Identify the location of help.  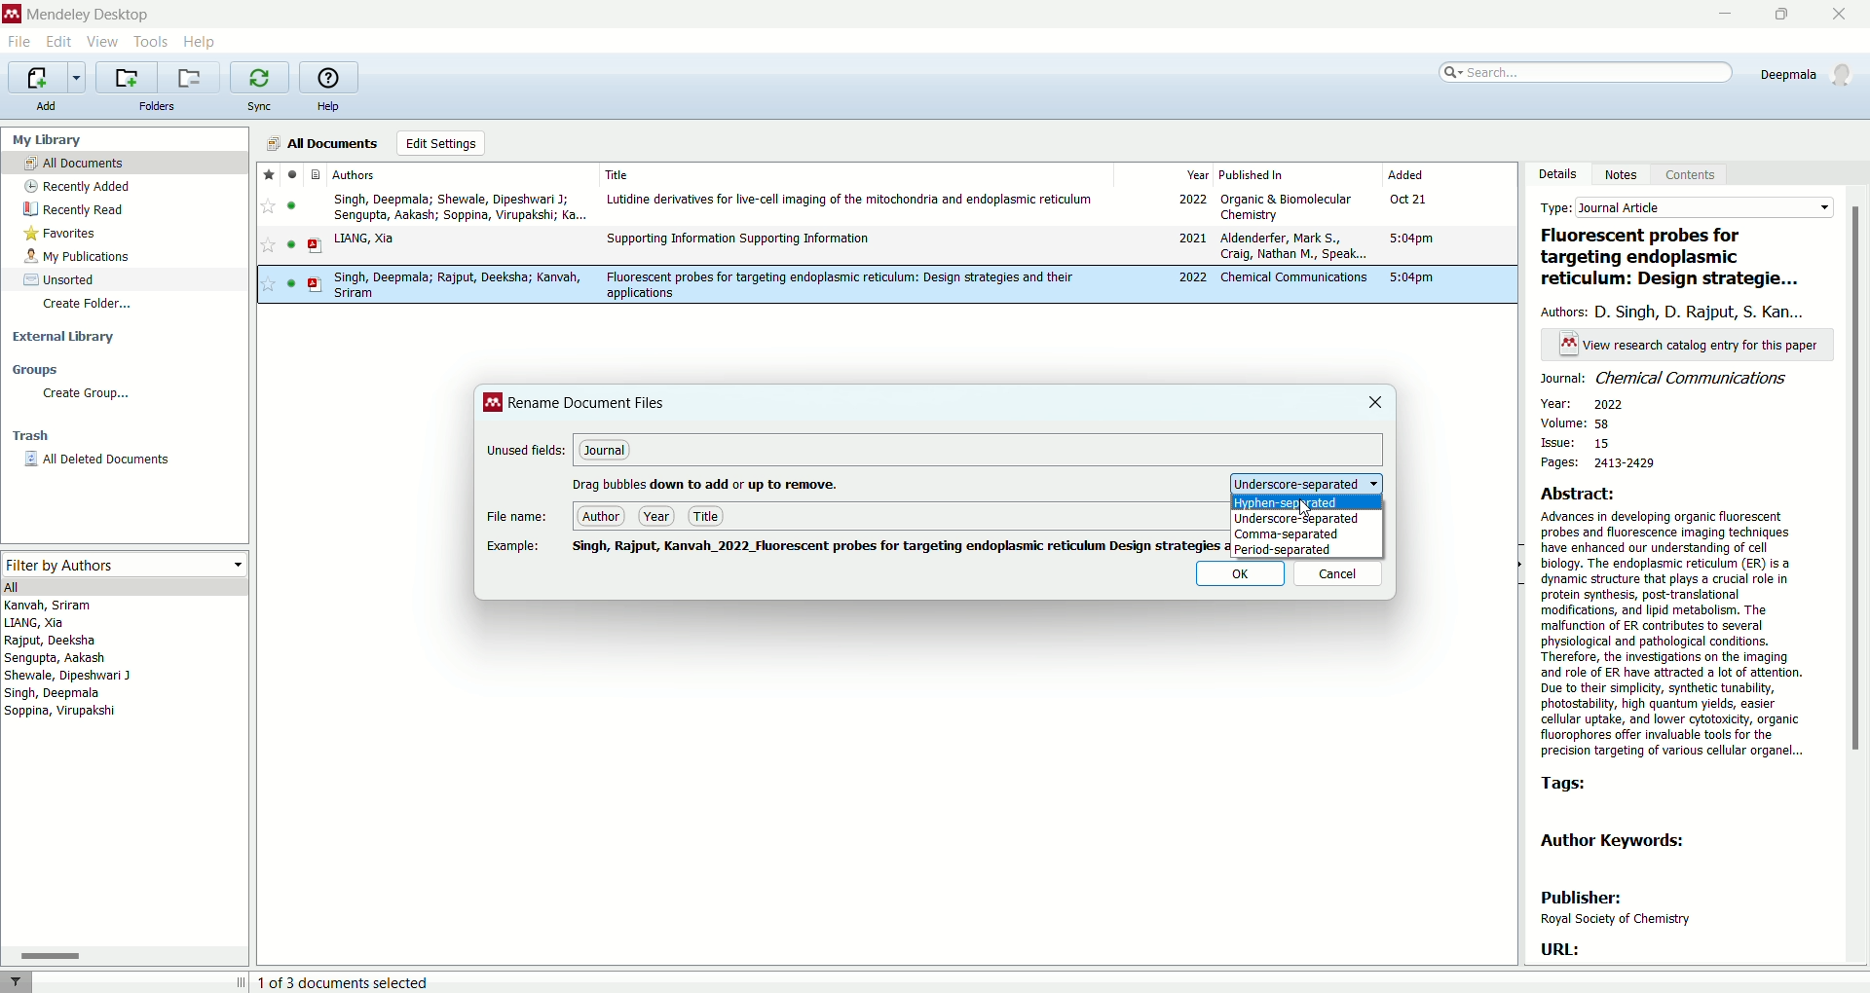
(200, 42).